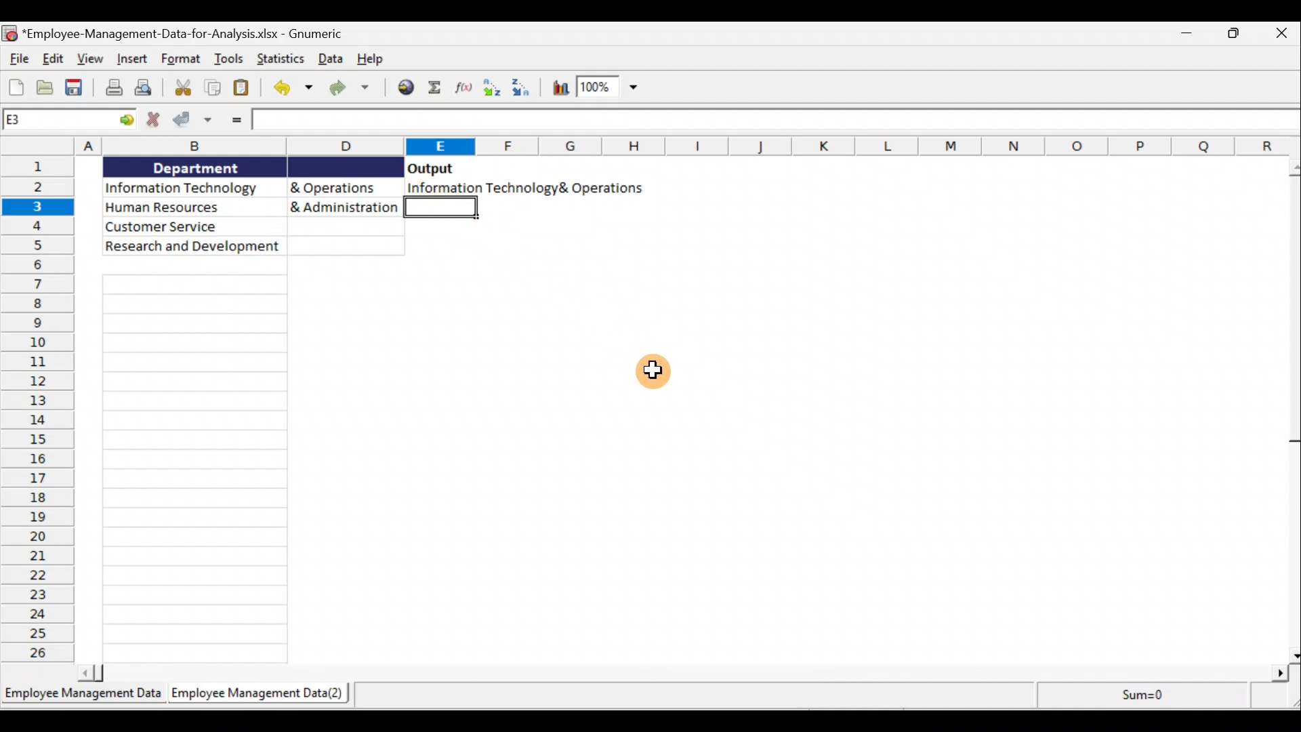 The width and height of the screenshot is (1301, 732). What do you see at coordinates (526, 86) in the screenshot?
I see `Sort Descending` at bounding box center [526, 86].